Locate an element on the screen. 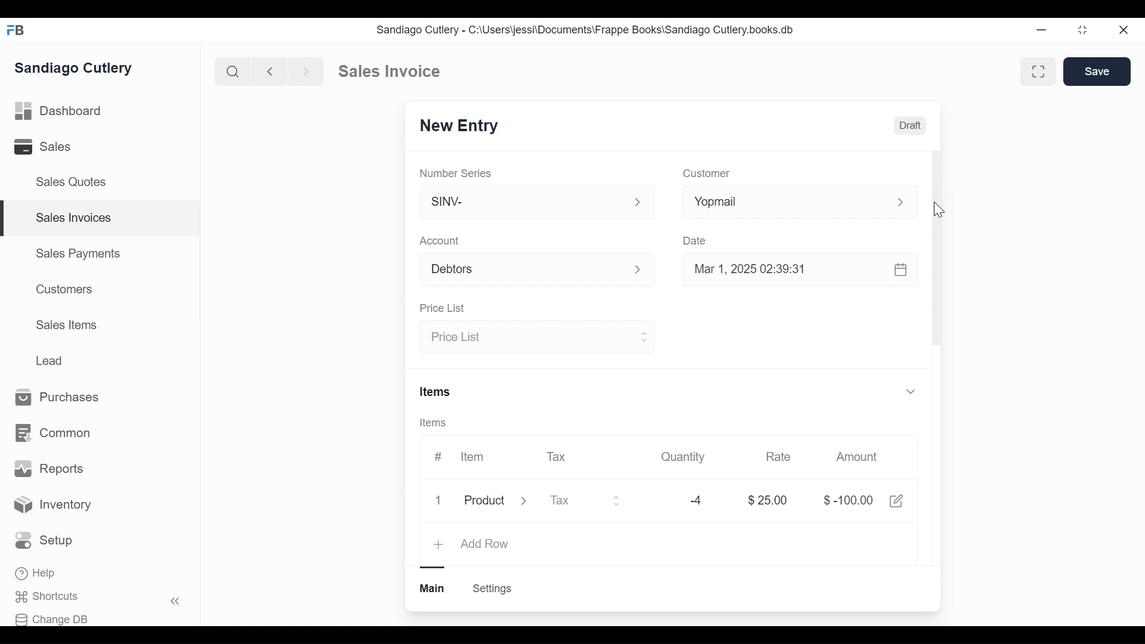 The width and height of the screenshot is (1145, 644). Item is located at coordinates (472, 456).